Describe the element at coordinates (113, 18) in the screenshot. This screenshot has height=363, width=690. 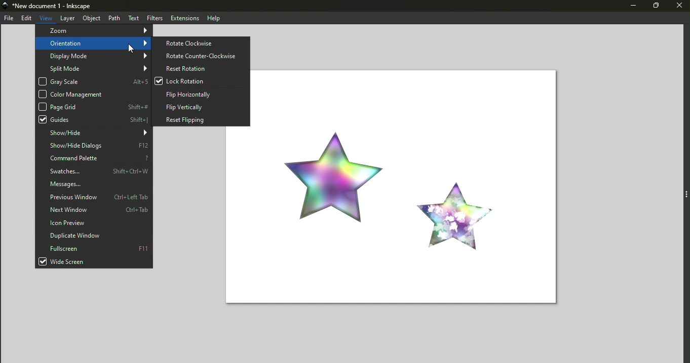
I see `Path` at that location.